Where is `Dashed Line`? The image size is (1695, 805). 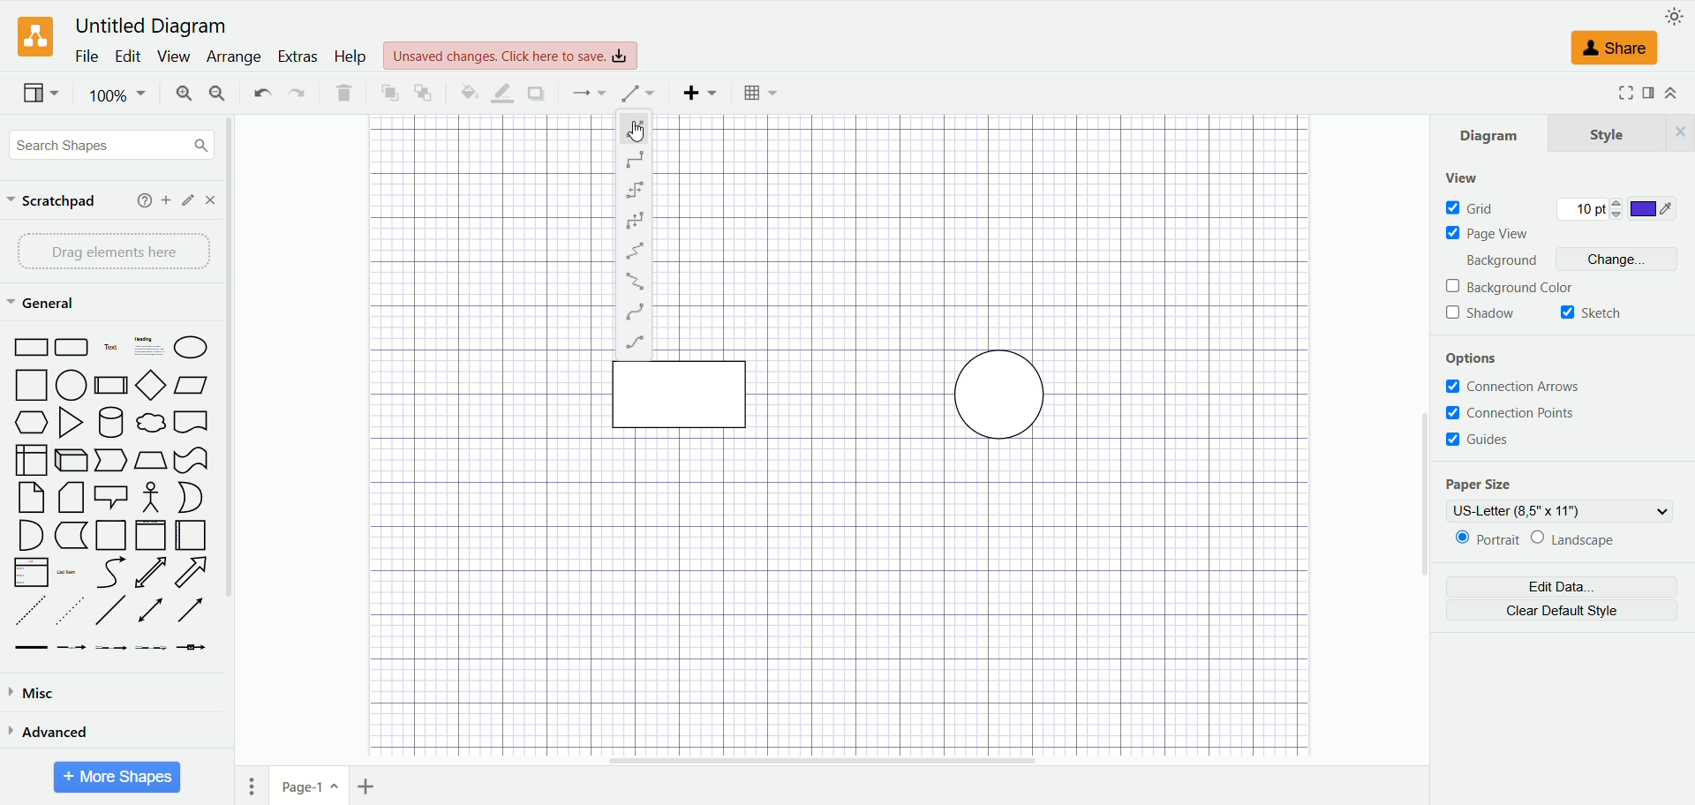 Dashed Line is located at coordinates (34, 610).